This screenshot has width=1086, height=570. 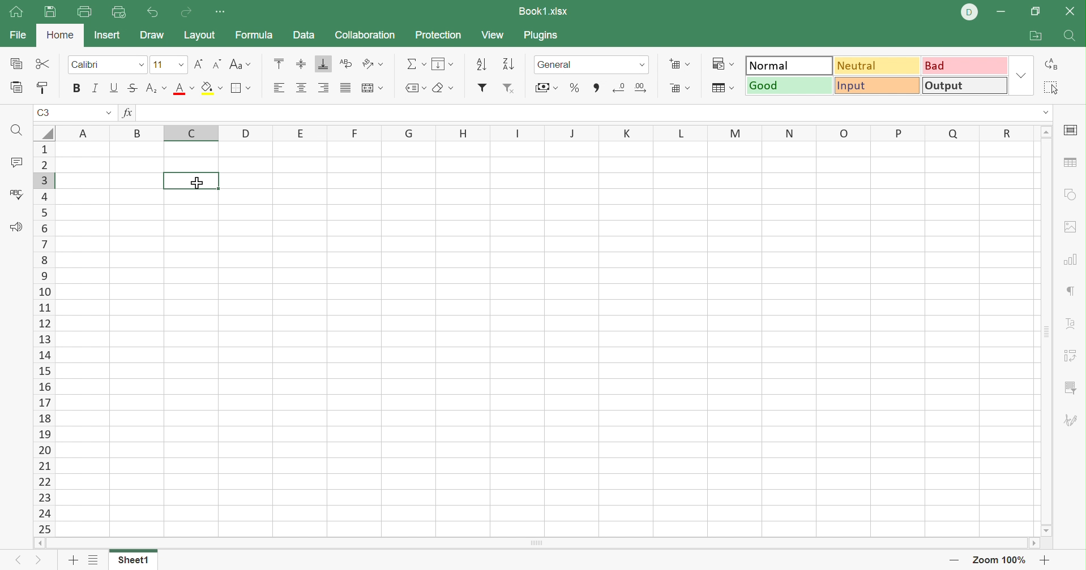 What do you see at coordinates (131, 112) in the screenshot?
I see `fx` at bounding box center [131, 112].